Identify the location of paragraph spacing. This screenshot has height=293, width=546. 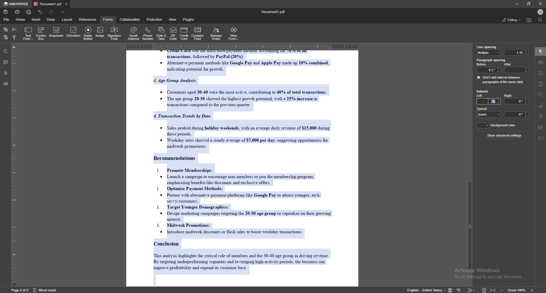
(492, 60).